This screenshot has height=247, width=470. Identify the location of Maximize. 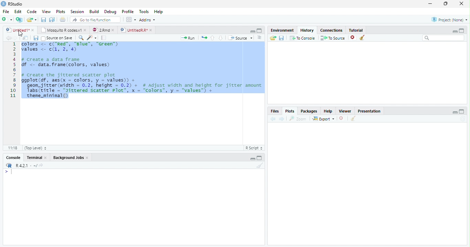
(462, 111).